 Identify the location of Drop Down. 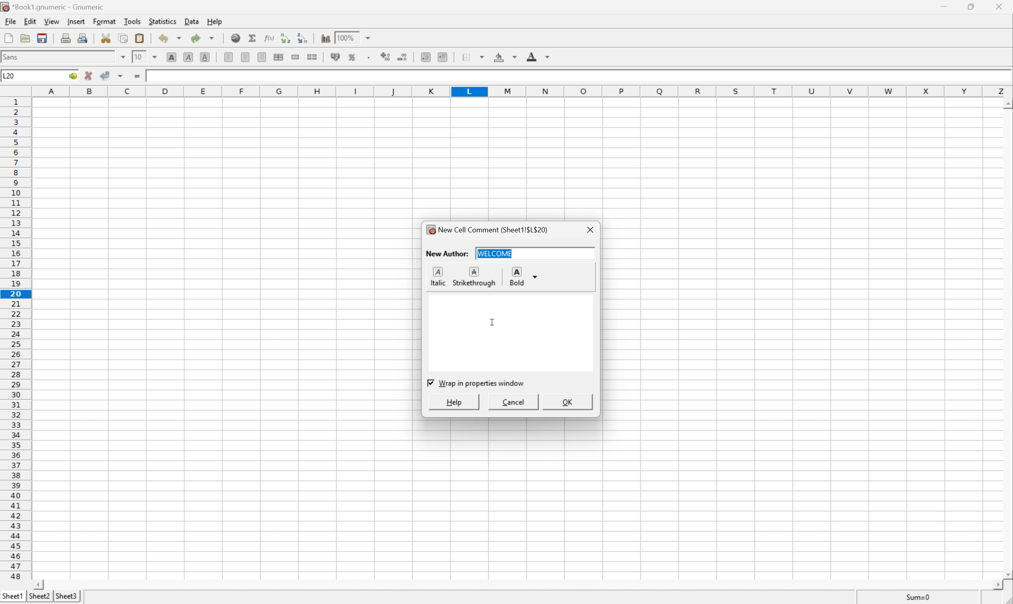
(536, 276).